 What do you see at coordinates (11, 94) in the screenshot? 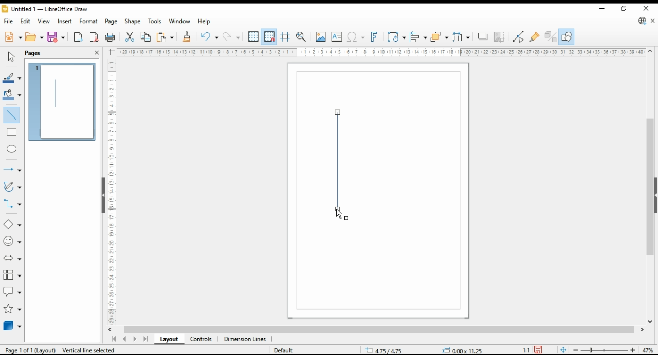
I see `fill color` at bounding box center [11, 94].